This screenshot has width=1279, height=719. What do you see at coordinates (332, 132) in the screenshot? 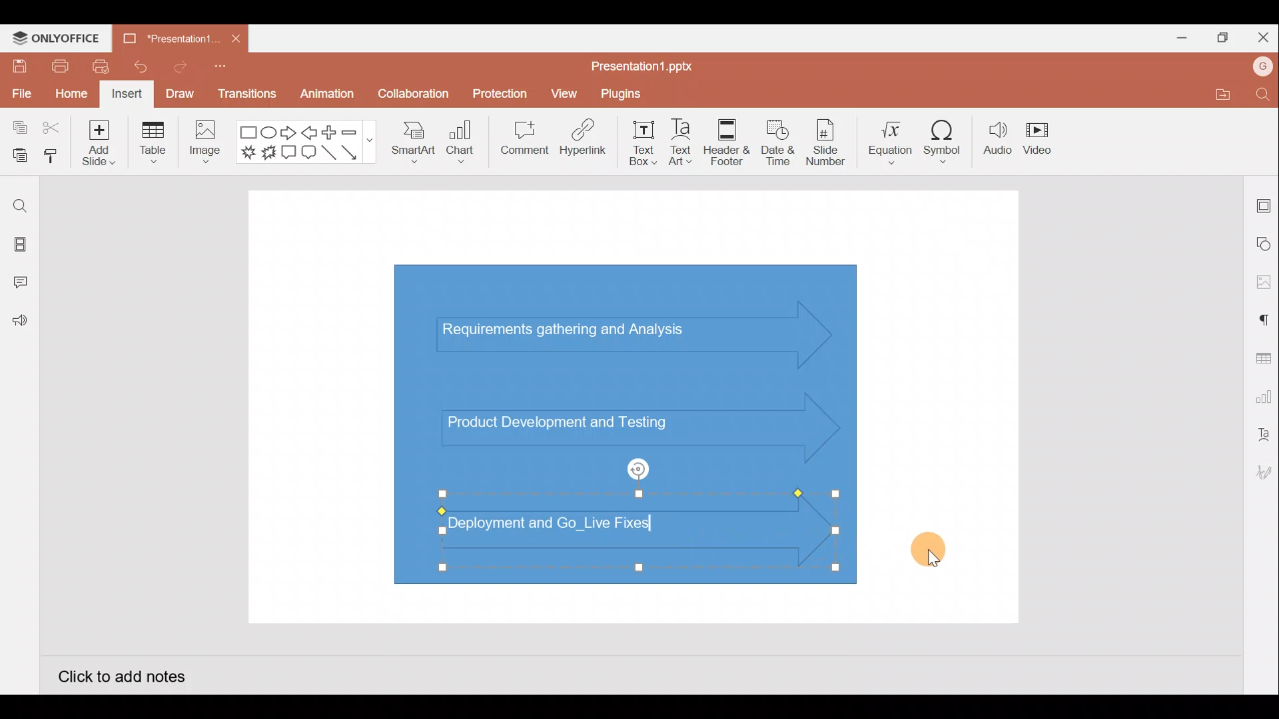
I see `Plus` at bounding box center [332, 132].